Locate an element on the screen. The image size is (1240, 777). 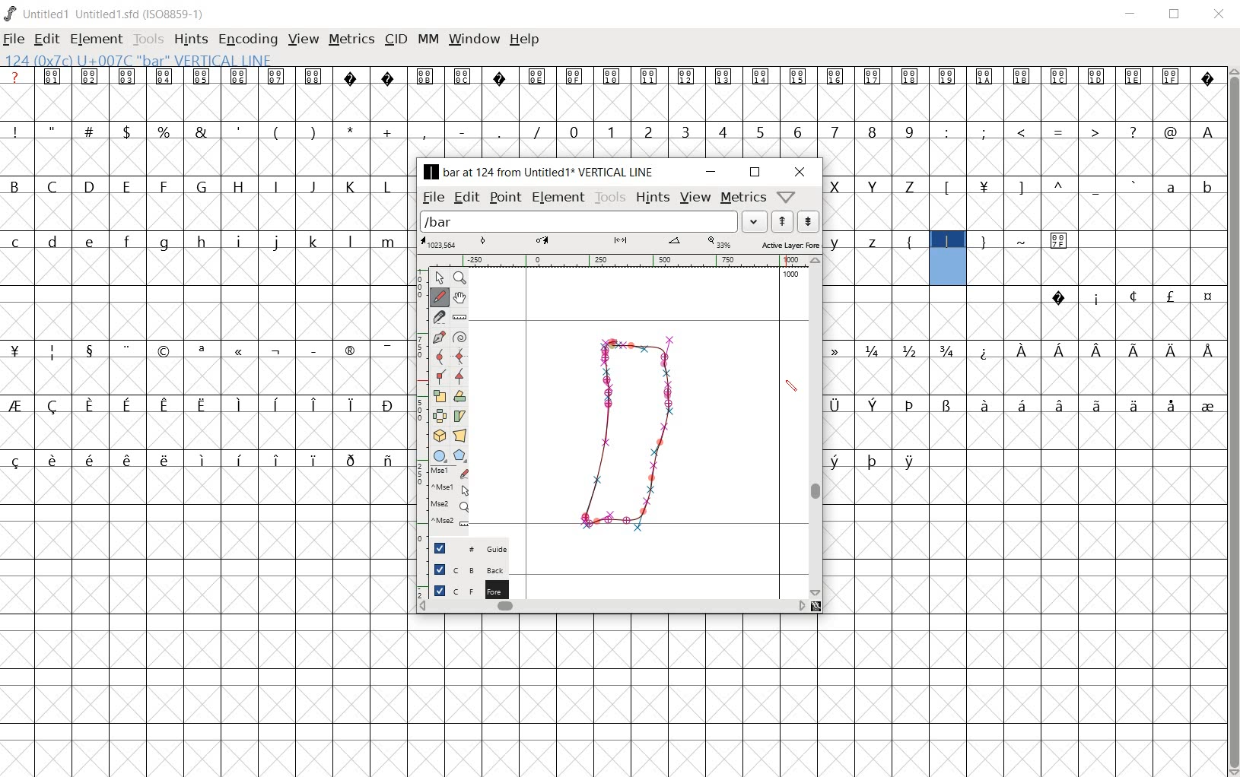
hints is located at coordinates (191, 40).